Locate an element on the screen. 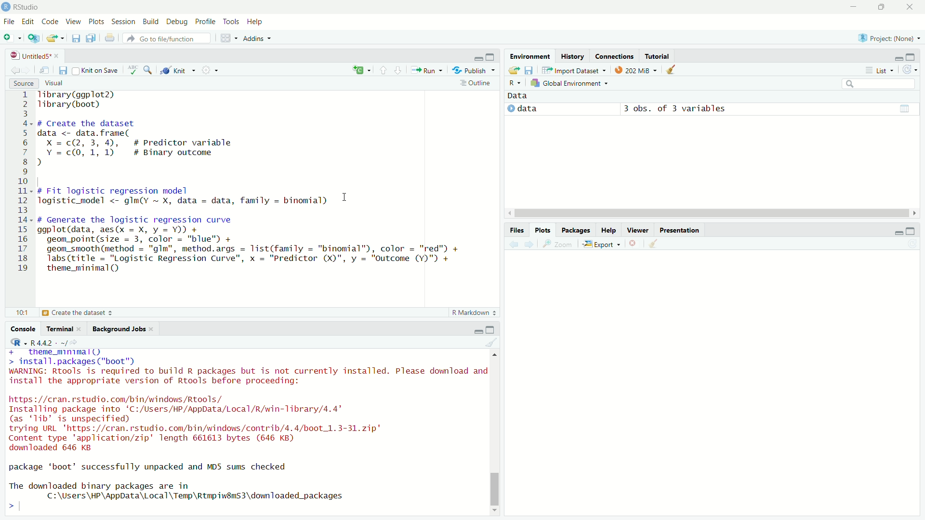 Image resolution: width=925 pixels, height=520 pixels. data is located at coordinates (528, 108).